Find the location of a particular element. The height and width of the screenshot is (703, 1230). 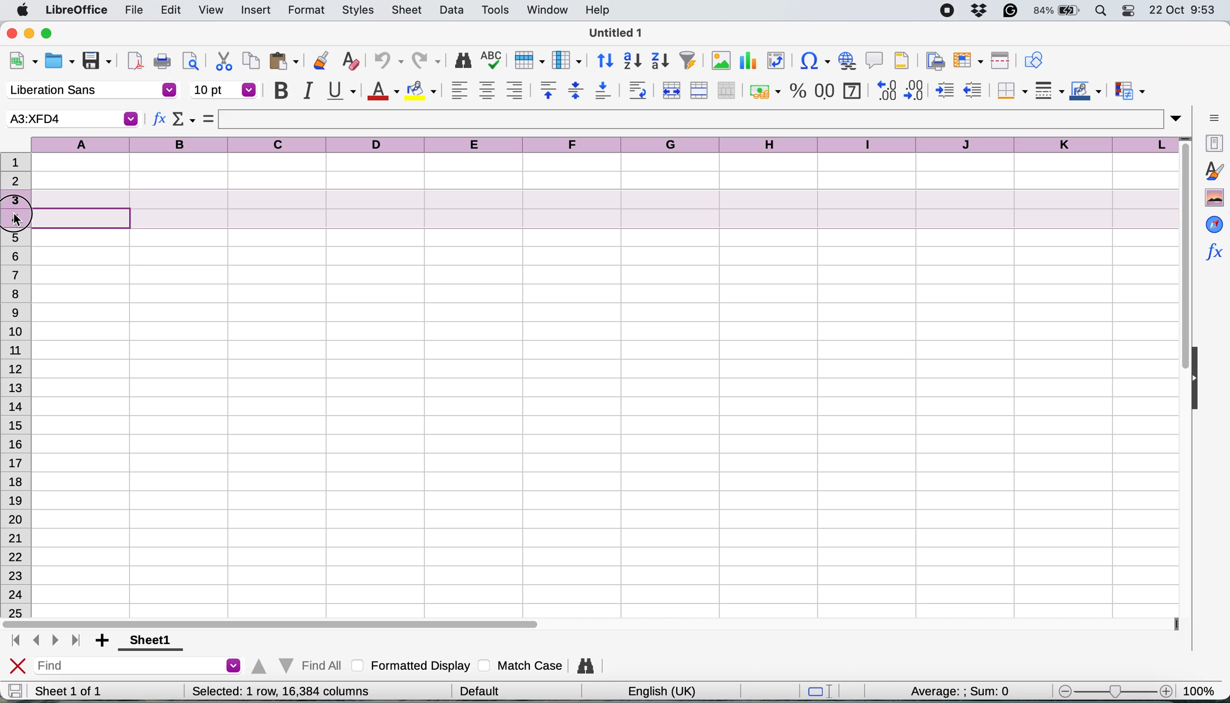

row is located at coordinates (527, 59).